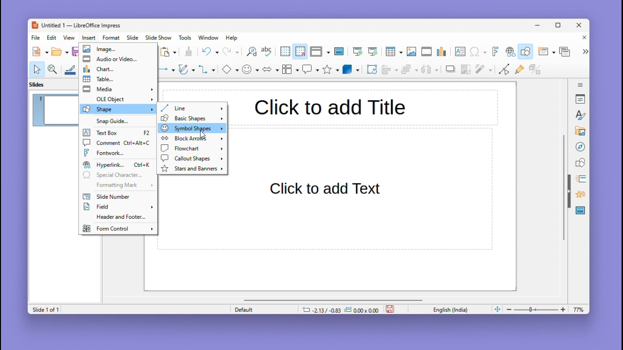  Describe the element at coordinates (116, 185) in the screenshot. I see `Formatting` at that location.